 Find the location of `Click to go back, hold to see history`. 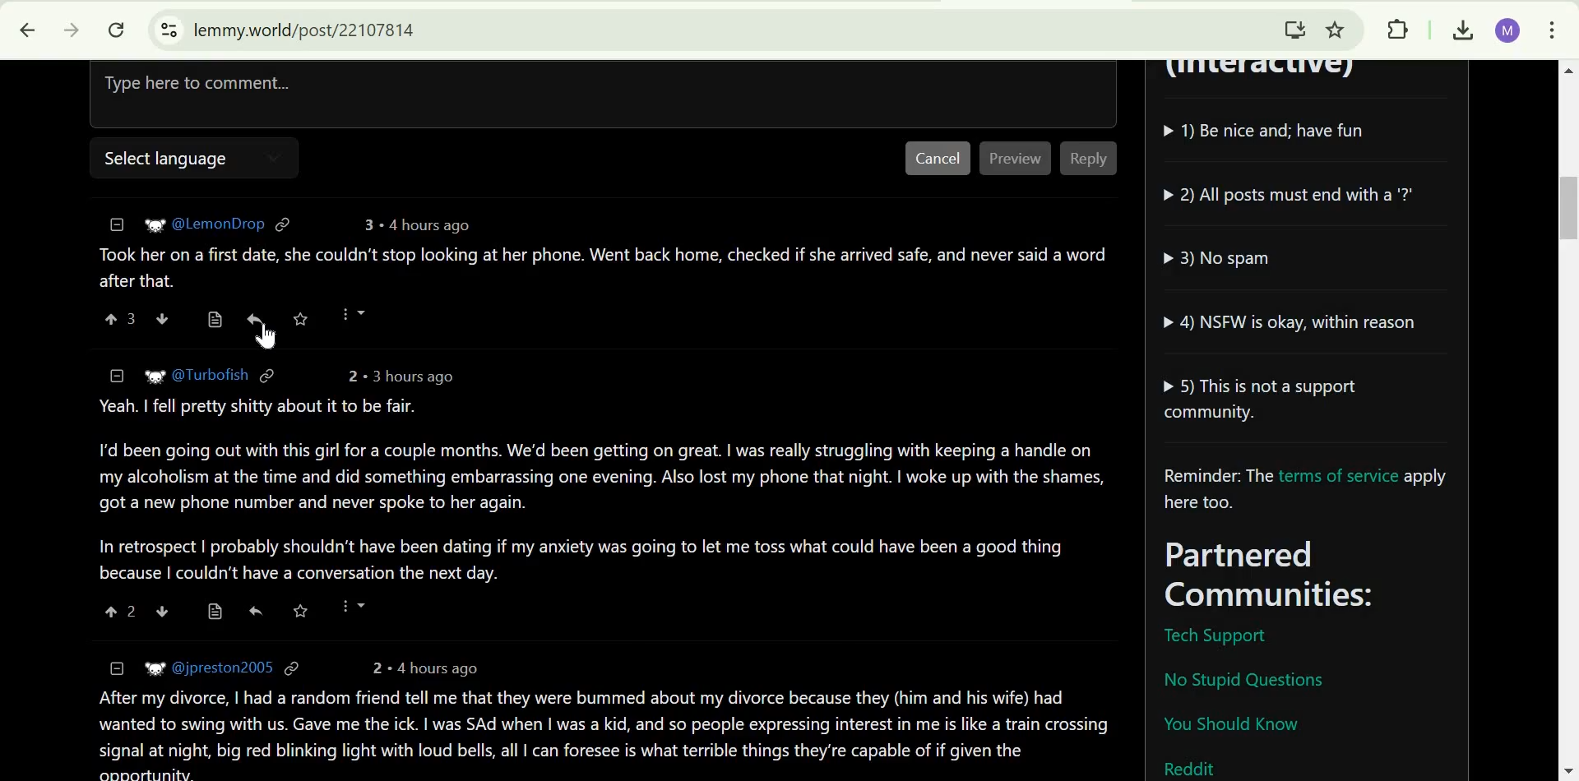

Click to go back, hold to see history is located at coordinates (19, 30).